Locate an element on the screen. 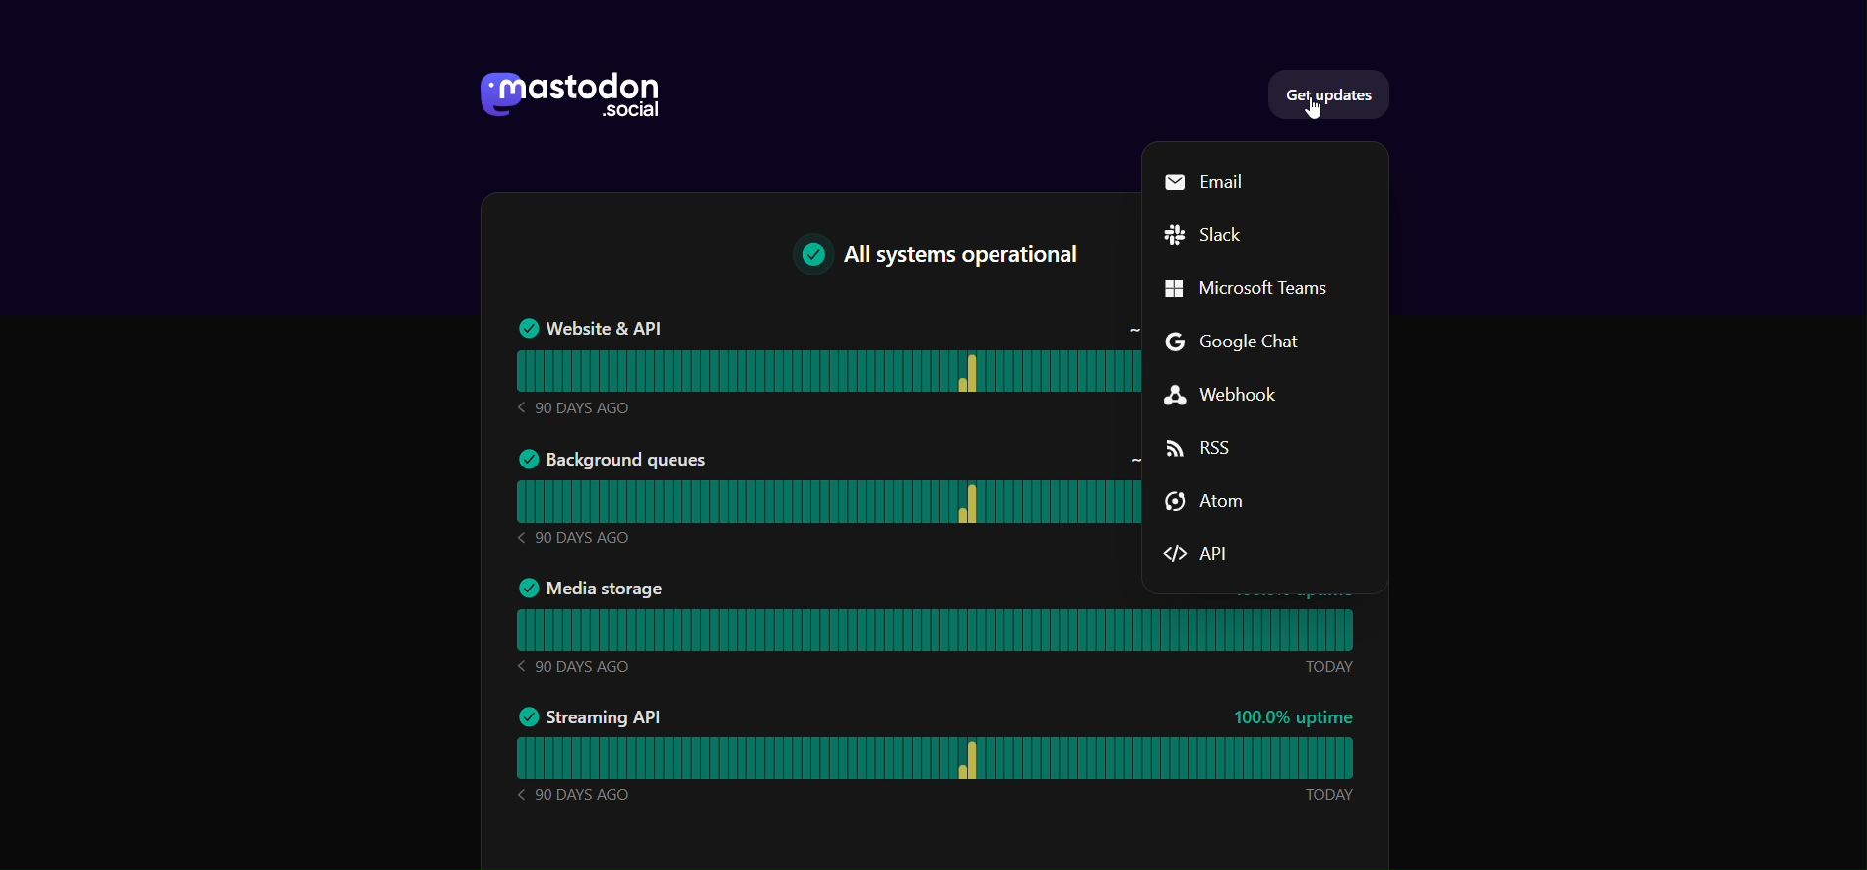  Webhook is located at coordinates (1246, 396).